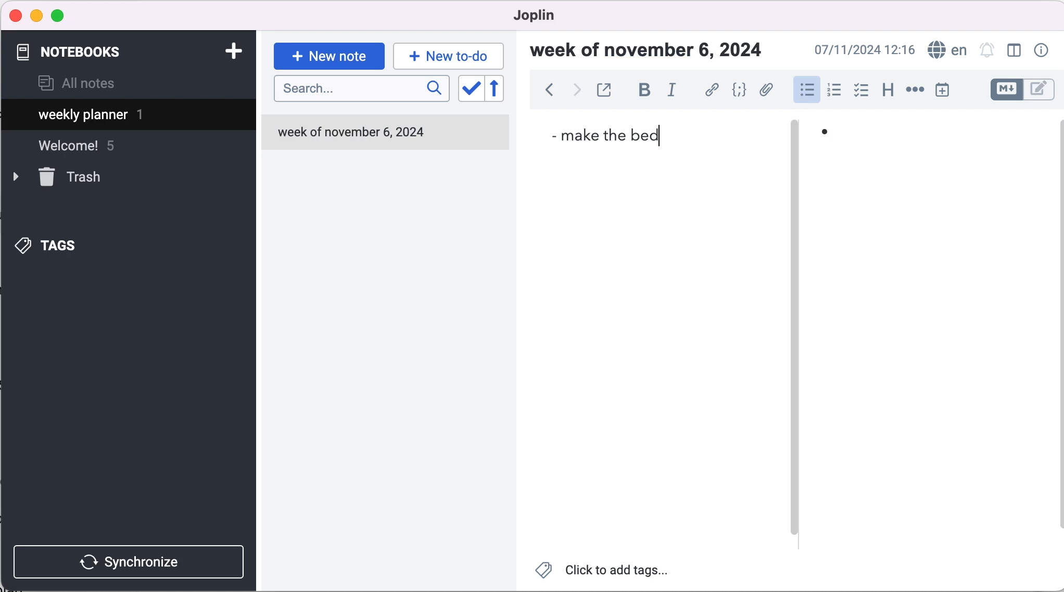  Describe the element at coordinates (131, 561) in the screenshot. I see `synchronize` at that location.